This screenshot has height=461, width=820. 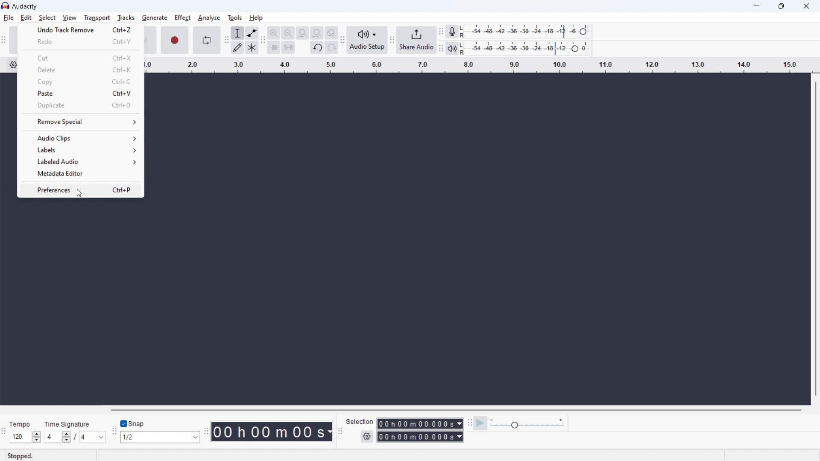 I want to click on enable loop, so click(x=207, y=40).